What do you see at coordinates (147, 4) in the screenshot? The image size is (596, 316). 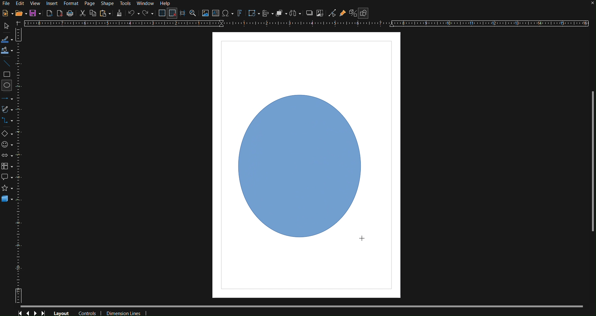 I see `Window` at bounding box center [147, 4].